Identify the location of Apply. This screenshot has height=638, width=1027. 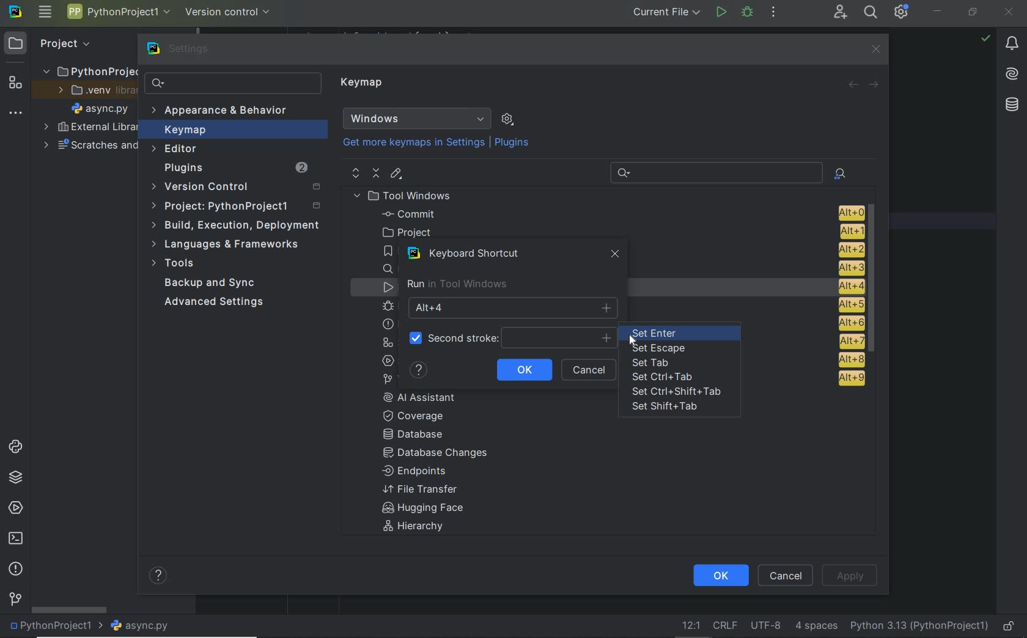
(850, 574).